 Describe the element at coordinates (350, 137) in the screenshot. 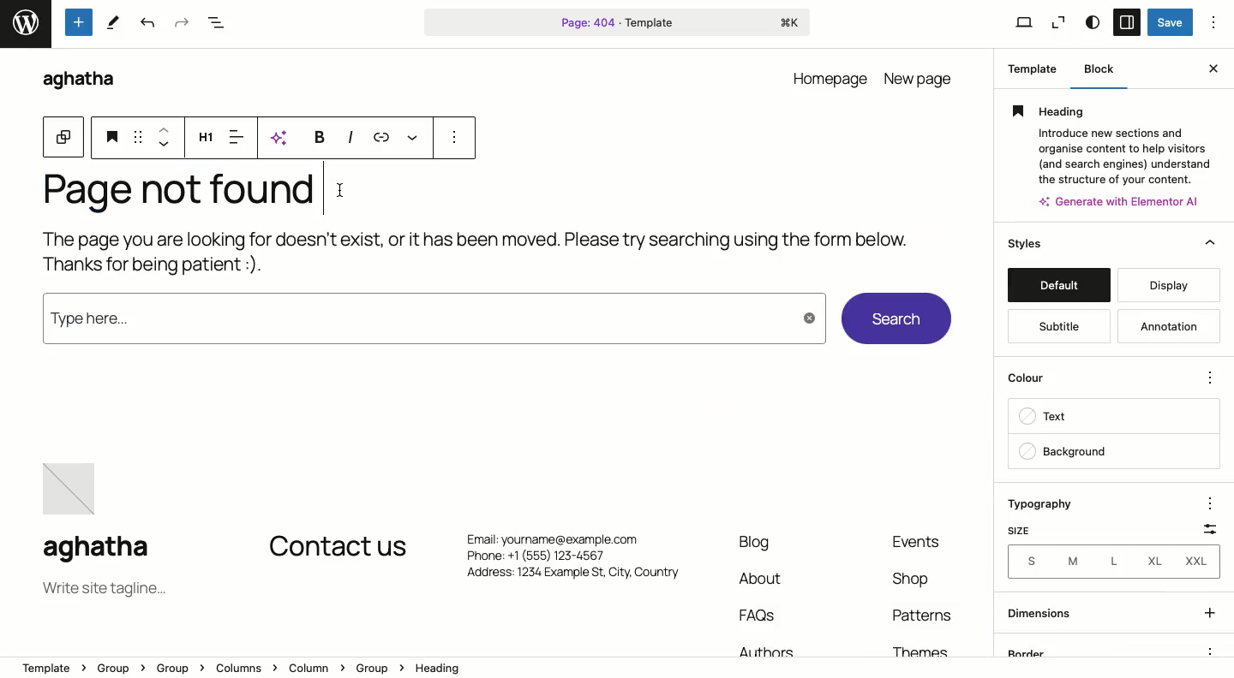

I see `Italics` at that location.